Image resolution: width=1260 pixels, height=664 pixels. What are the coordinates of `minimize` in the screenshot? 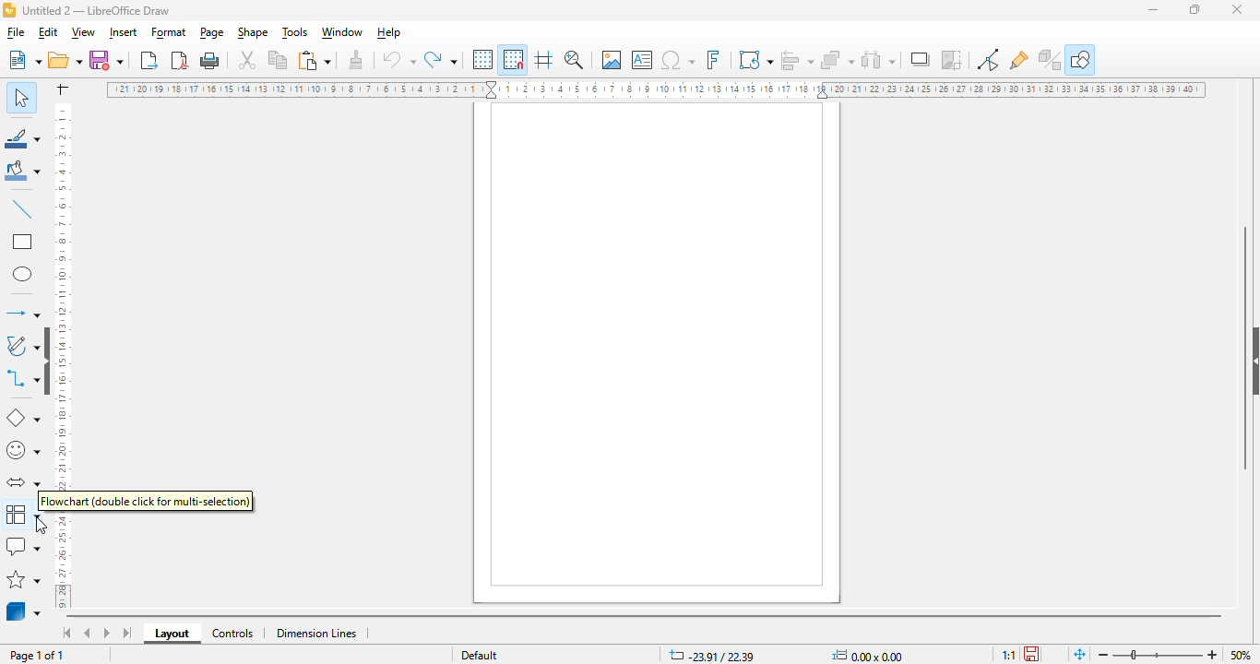 It's located at (1153, 9).